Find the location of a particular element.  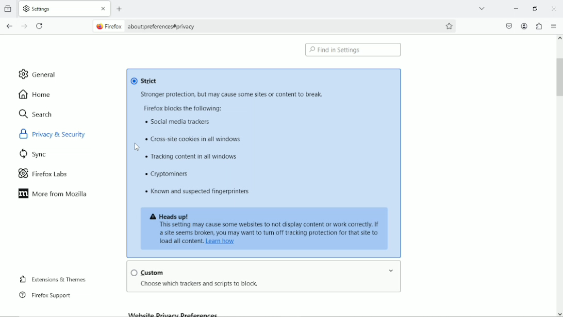

text is located at coordinates (193, 139).